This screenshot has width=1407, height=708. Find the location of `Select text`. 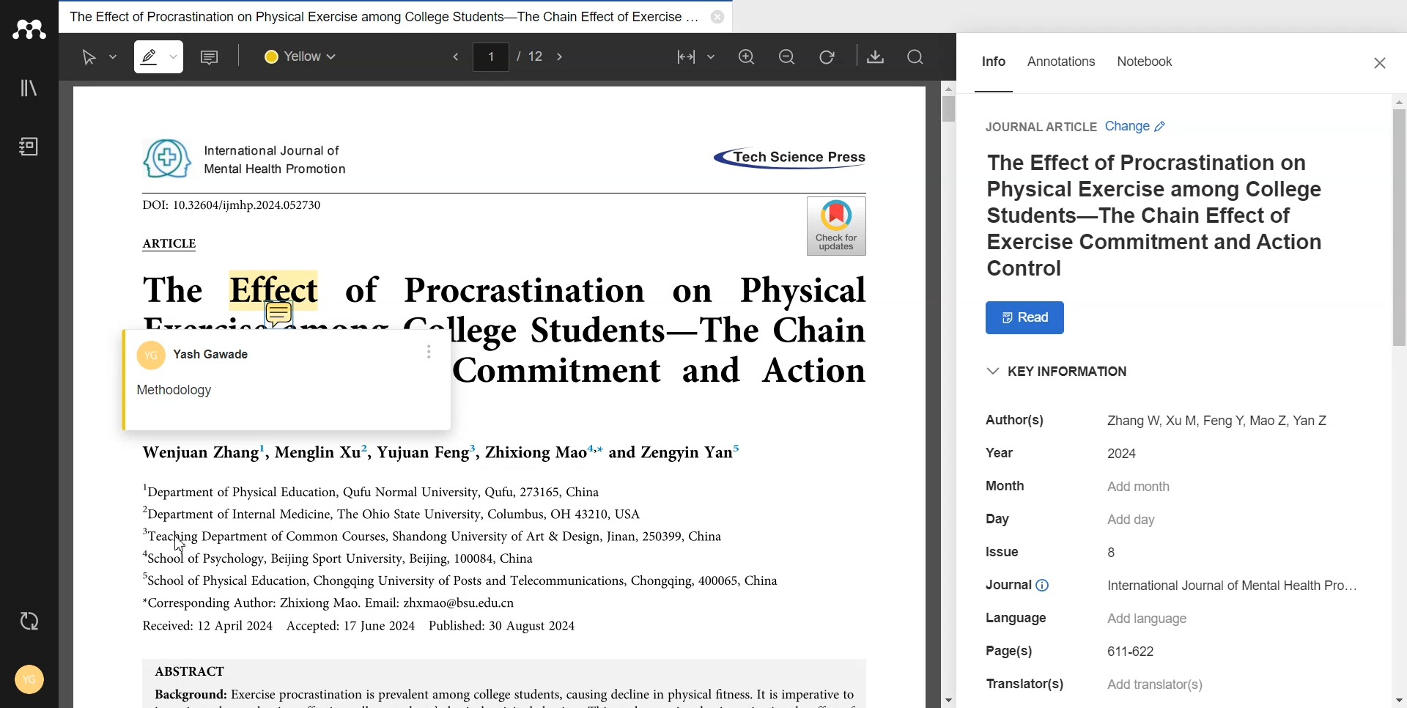

Select text is located at coordinates (99, 57).